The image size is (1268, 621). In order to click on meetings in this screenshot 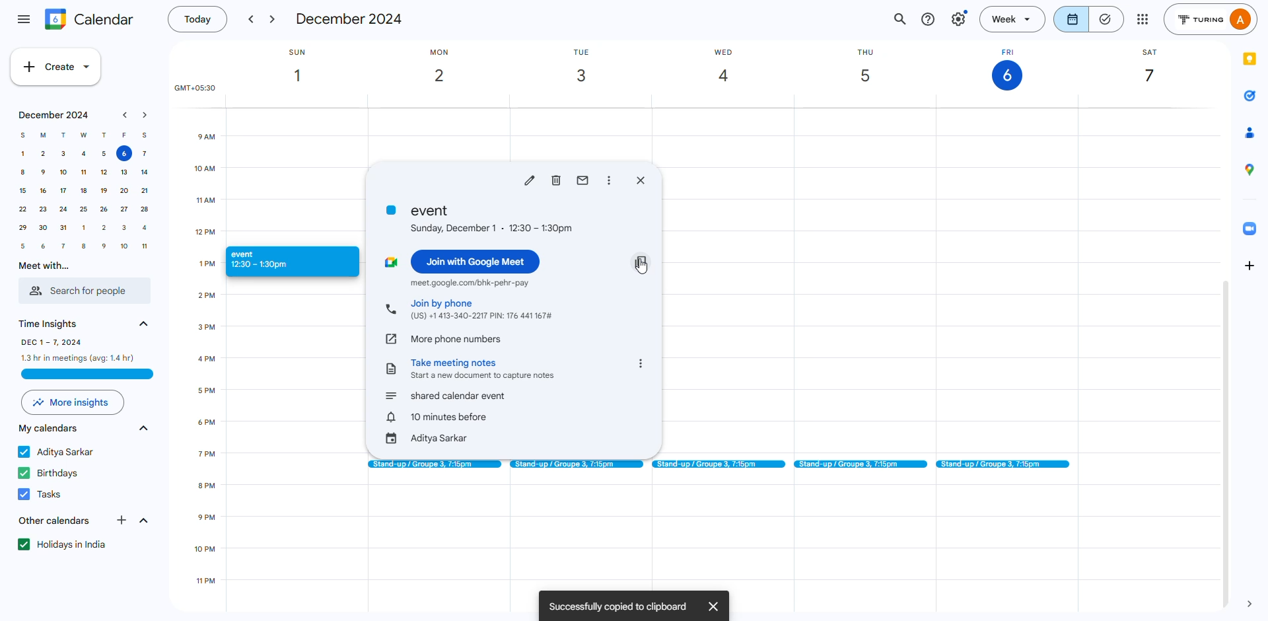, I will do `click(432, 464)`.